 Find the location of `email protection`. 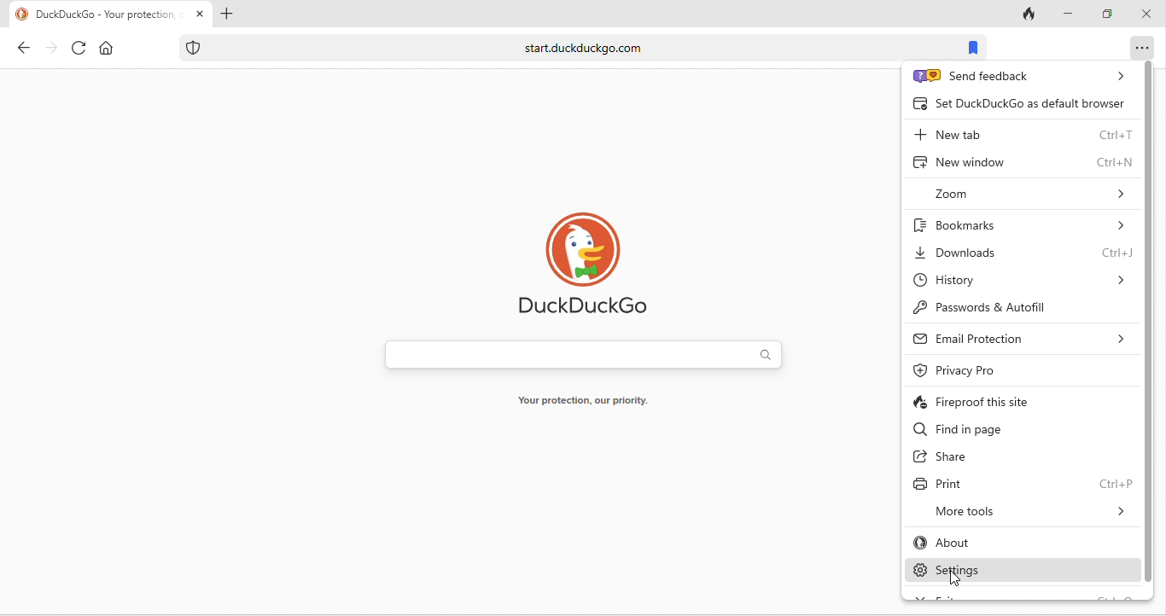

email protection is located at coordinates (1020, 340).